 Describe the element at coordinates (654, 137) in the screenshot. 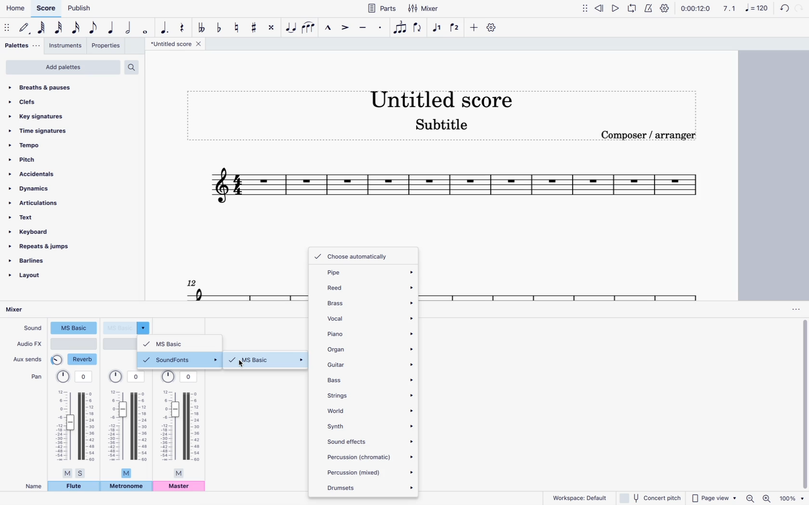

I see `composer / arranger` at that location.